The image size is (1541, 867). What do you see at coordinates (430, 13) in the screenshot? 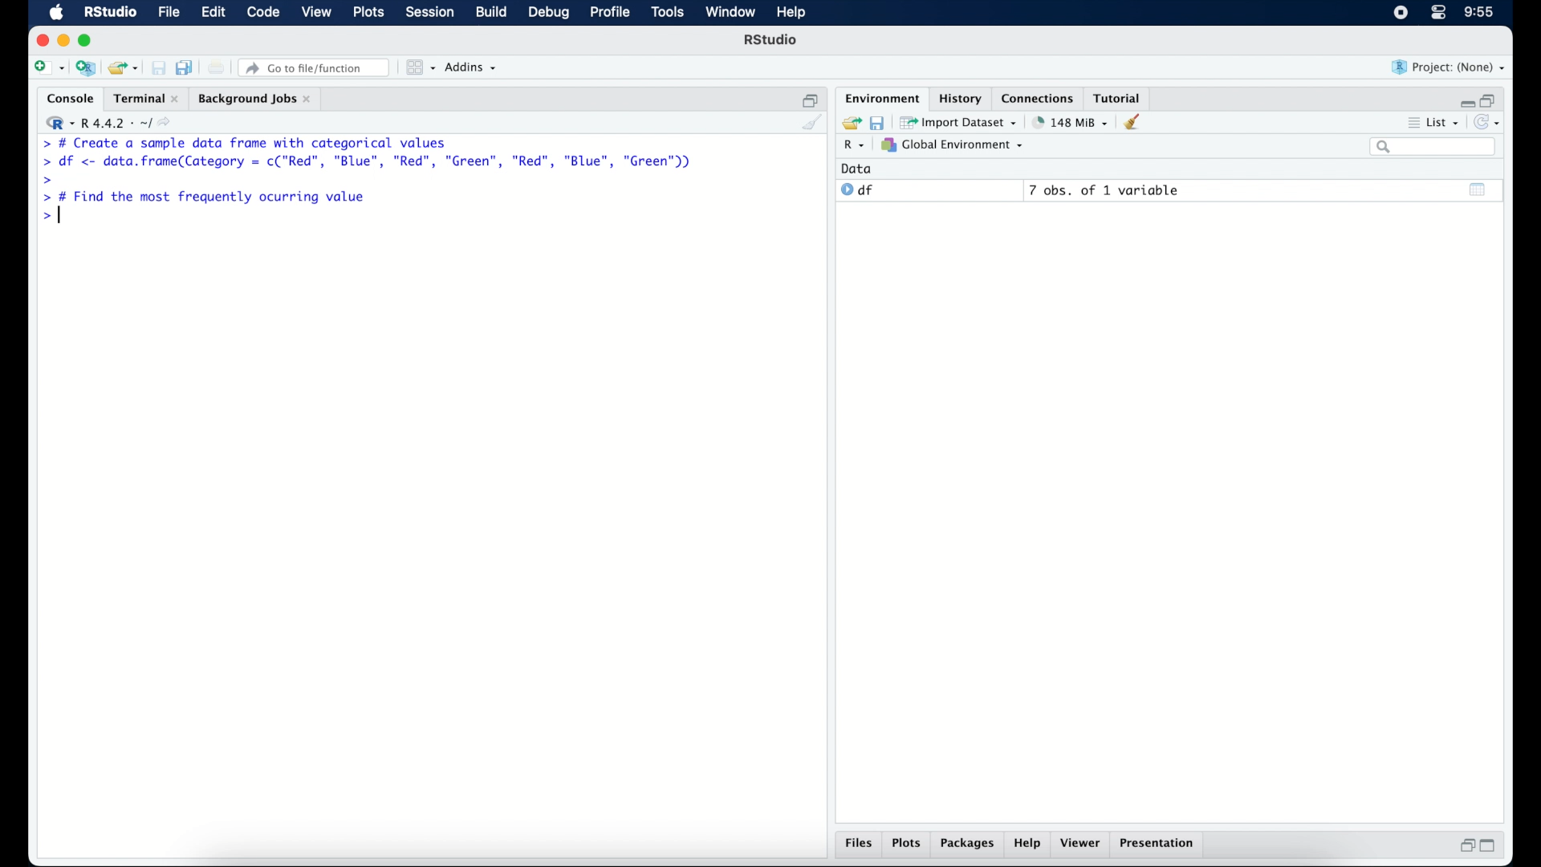
I see `session` at bounding box center [430, 13].